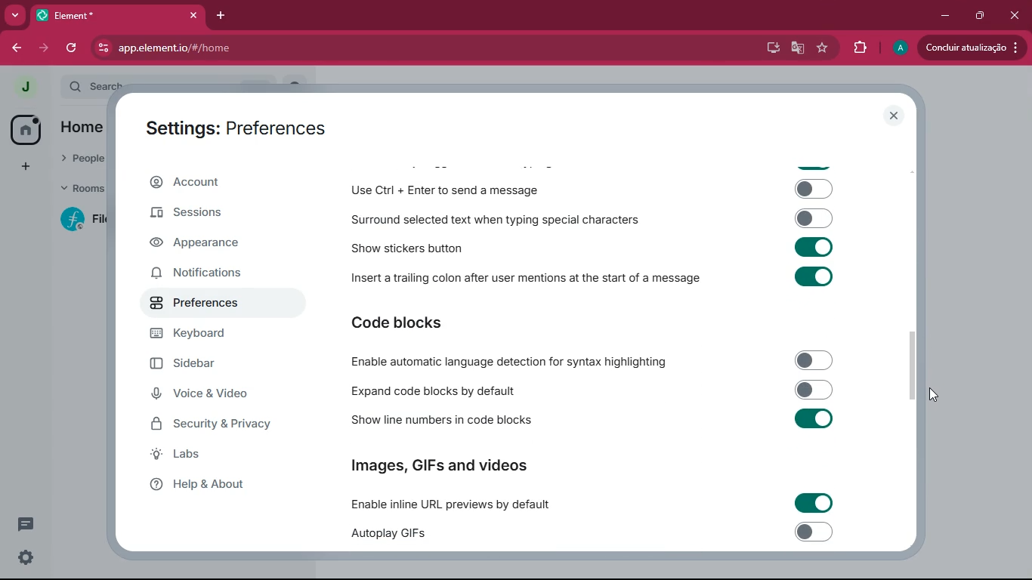 The width and height of the screenshot is (1032, 580). Describe the element at coordinates (244, 48) in the screenshot. I see `app.element.io/#/home` at that location.